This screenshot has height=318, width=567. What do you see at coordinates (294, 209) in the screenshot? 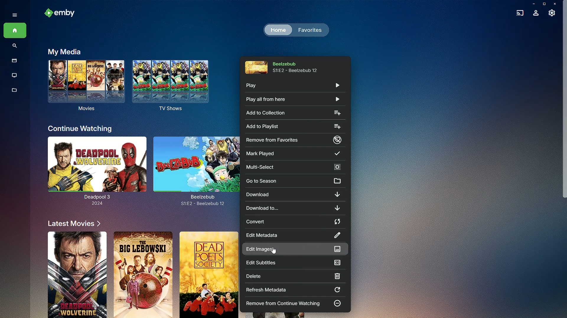
I see `Download to` at bounding box center [294, 209].